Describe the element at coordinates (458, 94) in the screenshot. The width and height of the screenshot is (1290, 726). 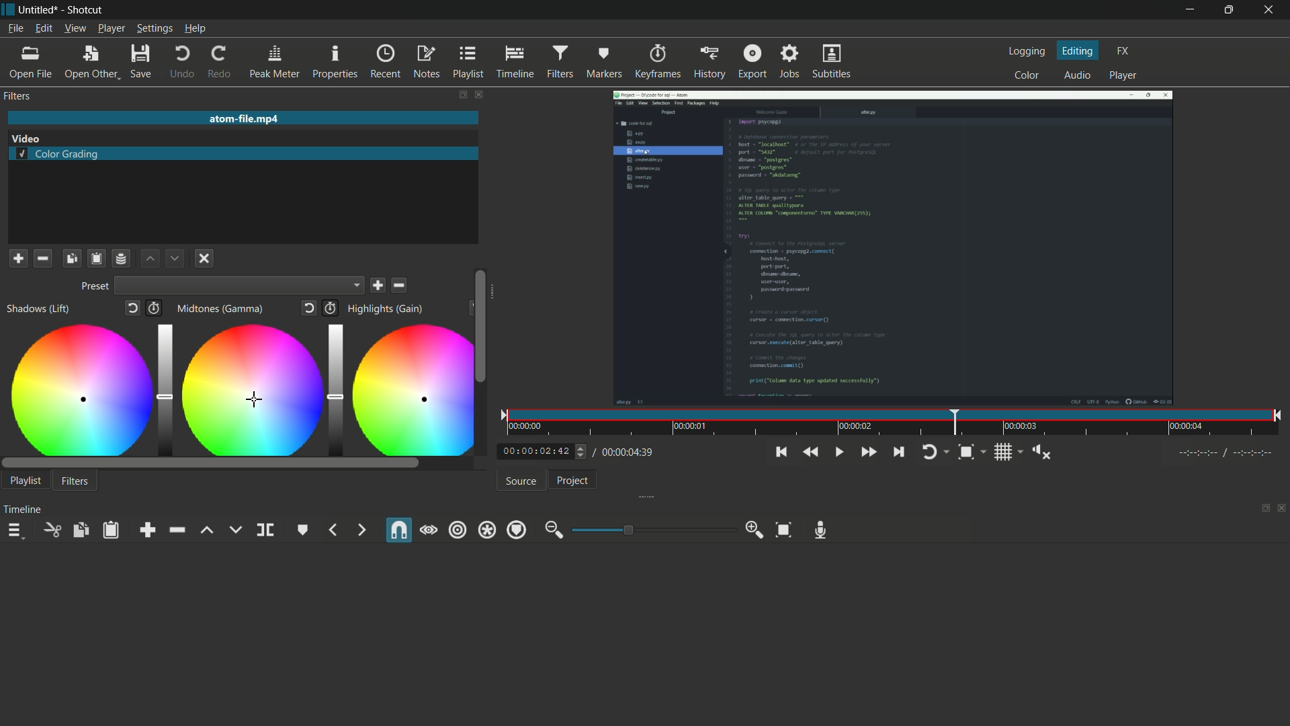
I see `change layout` at that location.